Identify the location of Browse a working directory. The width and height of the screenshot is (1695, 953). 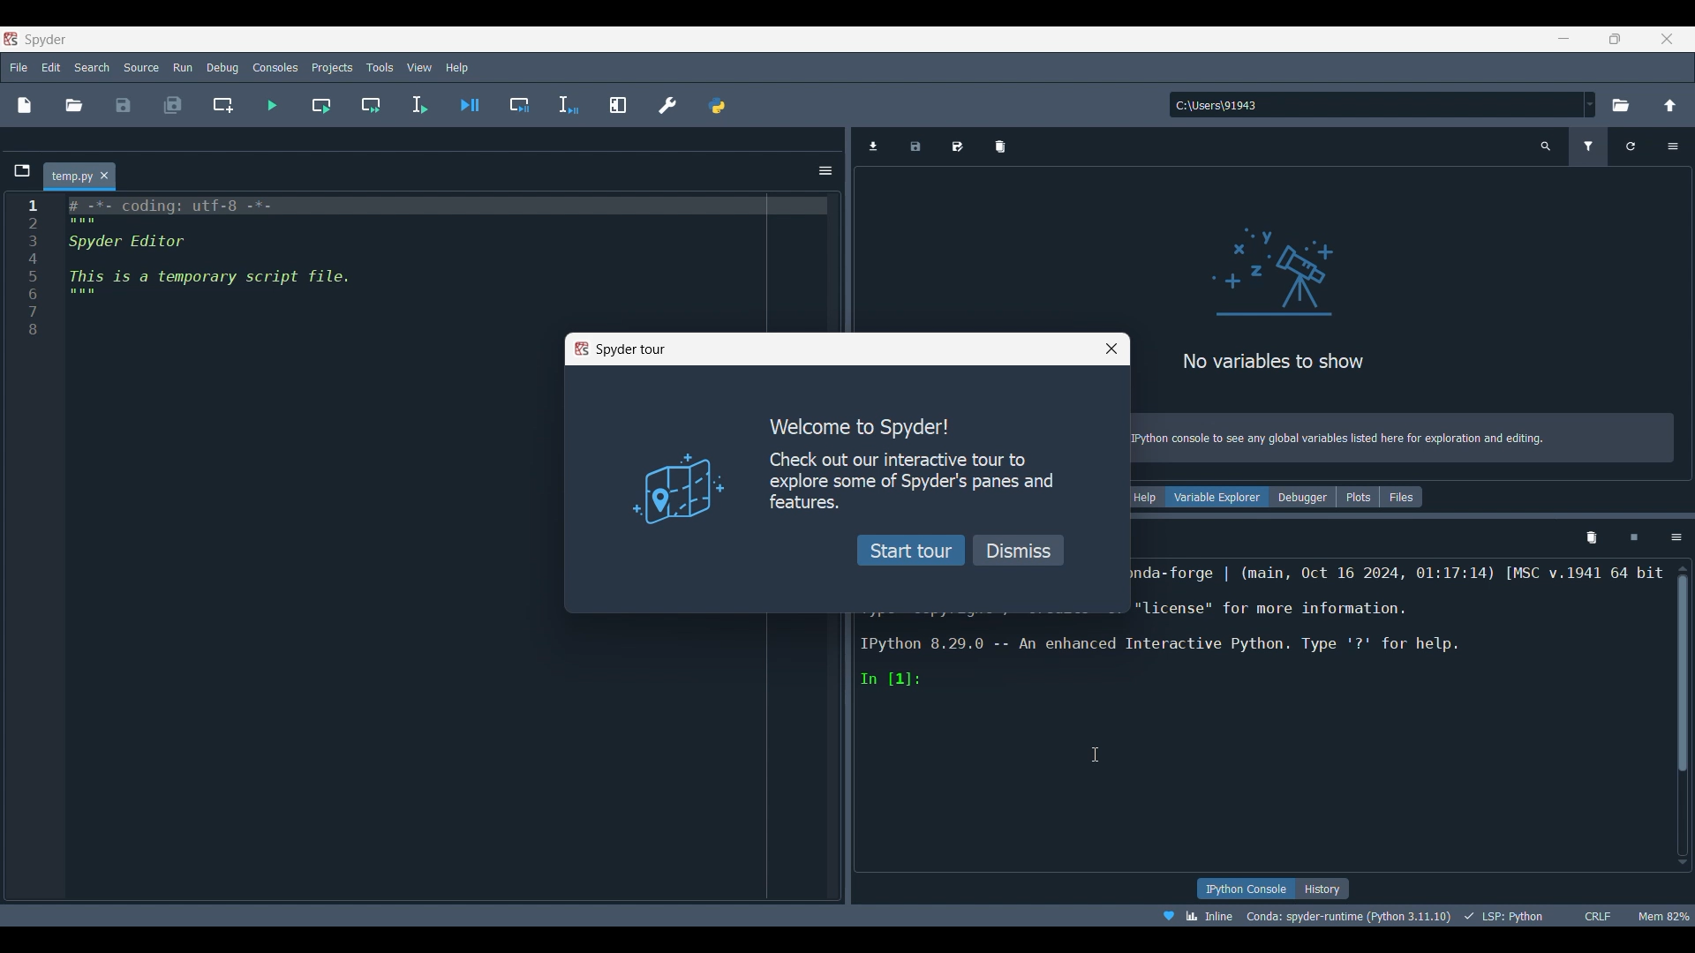
(1621, 105).